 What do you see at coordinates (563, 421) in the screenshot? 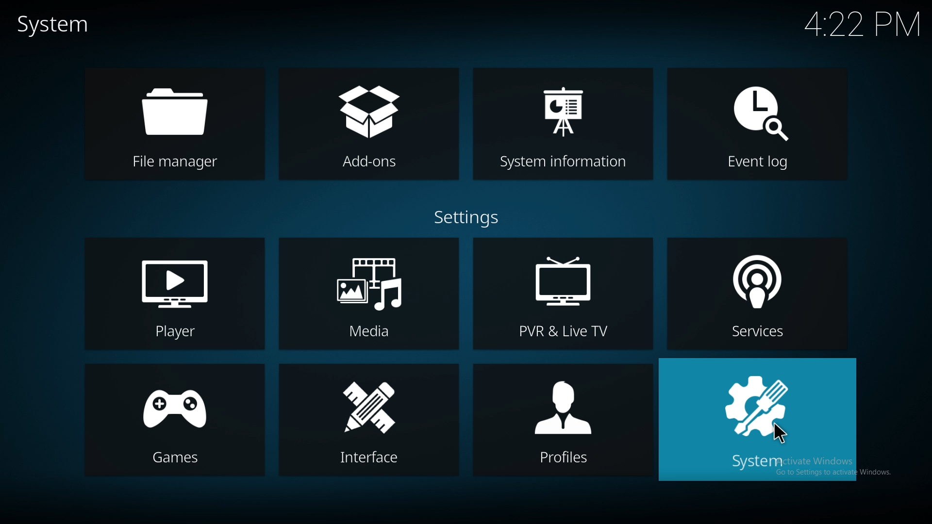
I see `profiles` at bounding box center [563, 421].